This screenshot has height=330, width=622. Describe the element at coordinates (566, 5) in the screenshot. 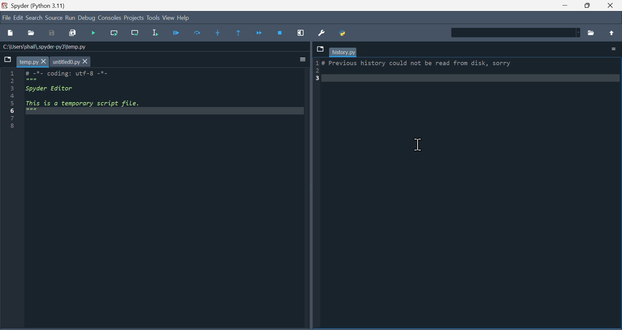

I see `minimie` at that location.